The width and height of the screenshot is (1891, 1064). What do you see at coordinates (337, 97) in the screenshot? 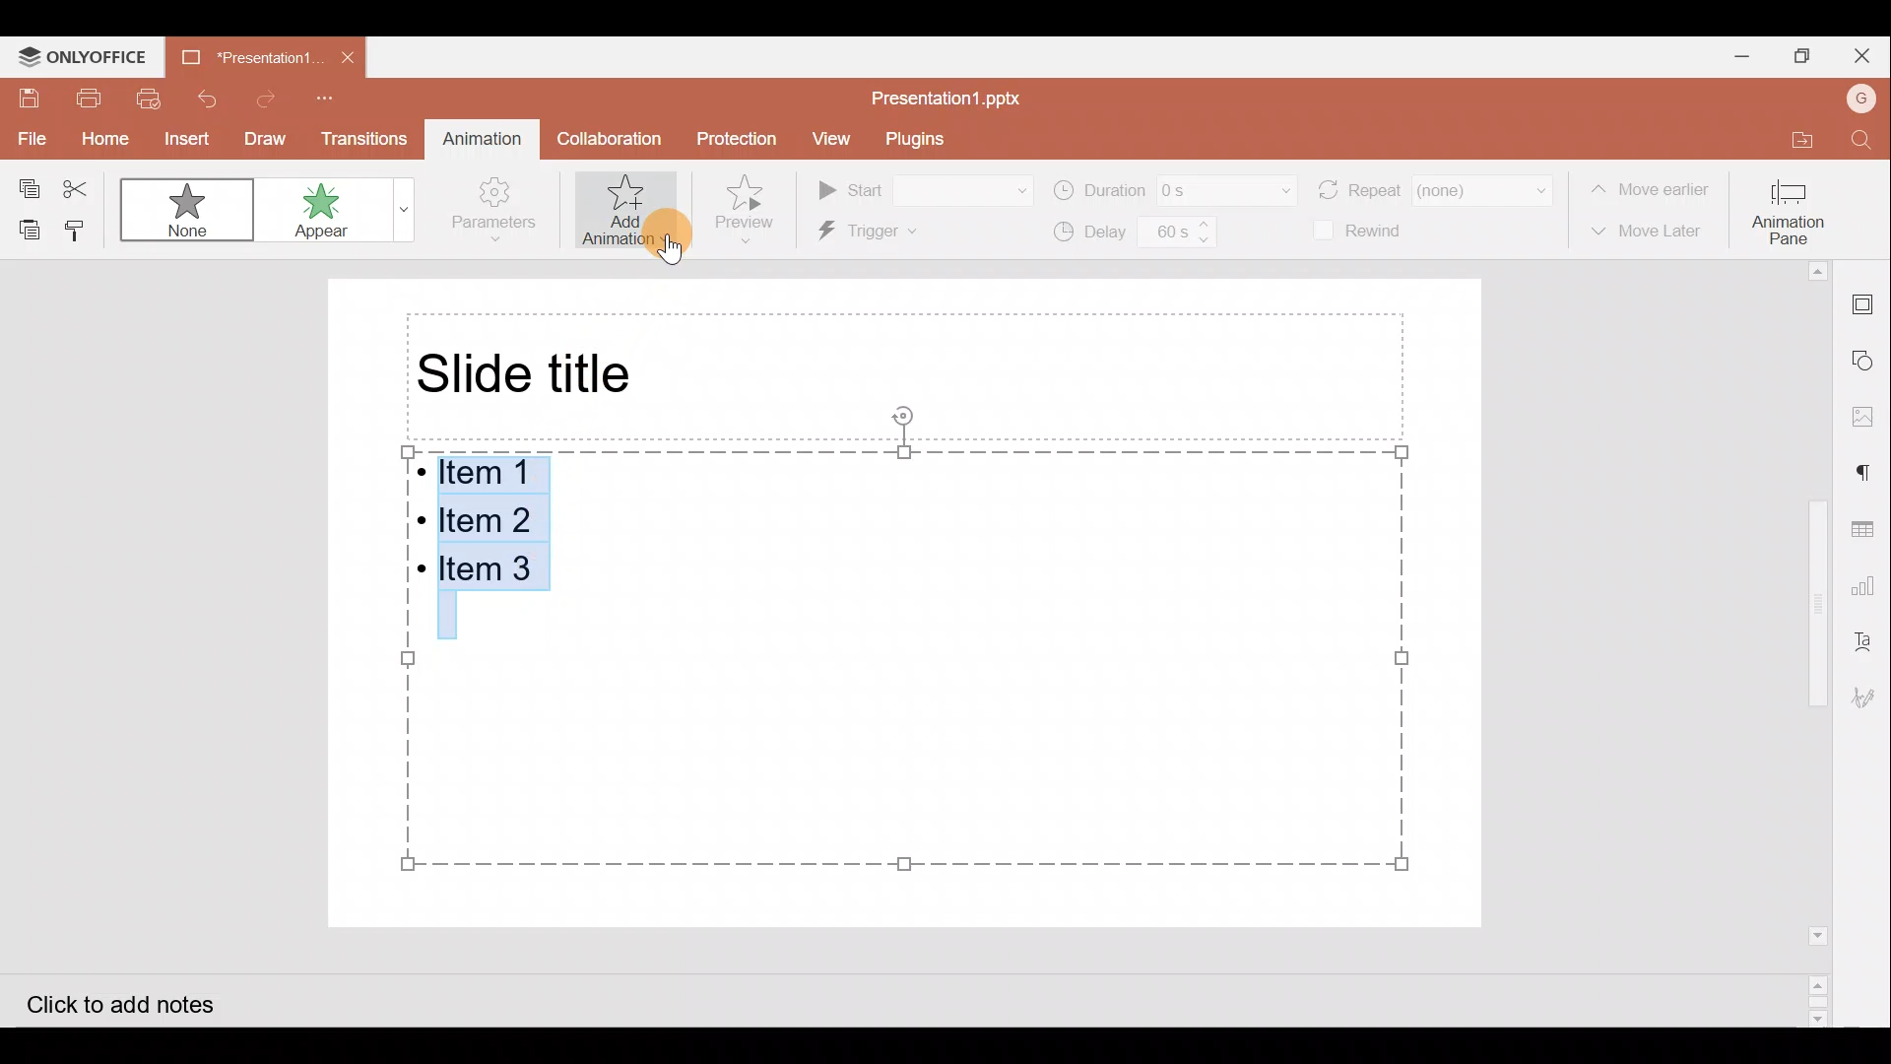
I see `Customize quick access toolbar` at bounding box center [337, 97].